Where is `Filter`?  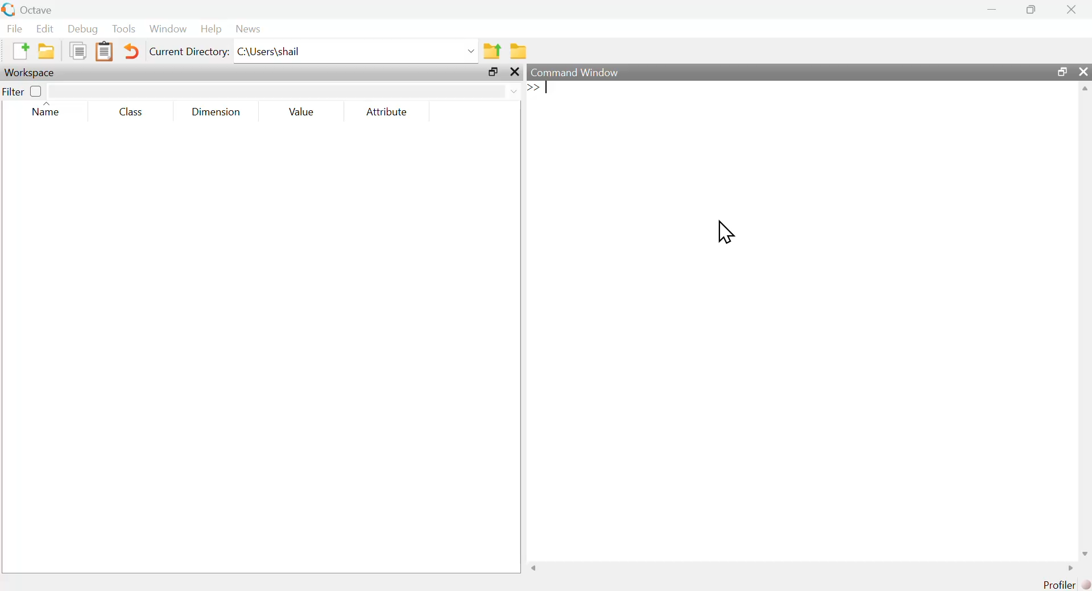
Filter is located at coordinates (23, 90).